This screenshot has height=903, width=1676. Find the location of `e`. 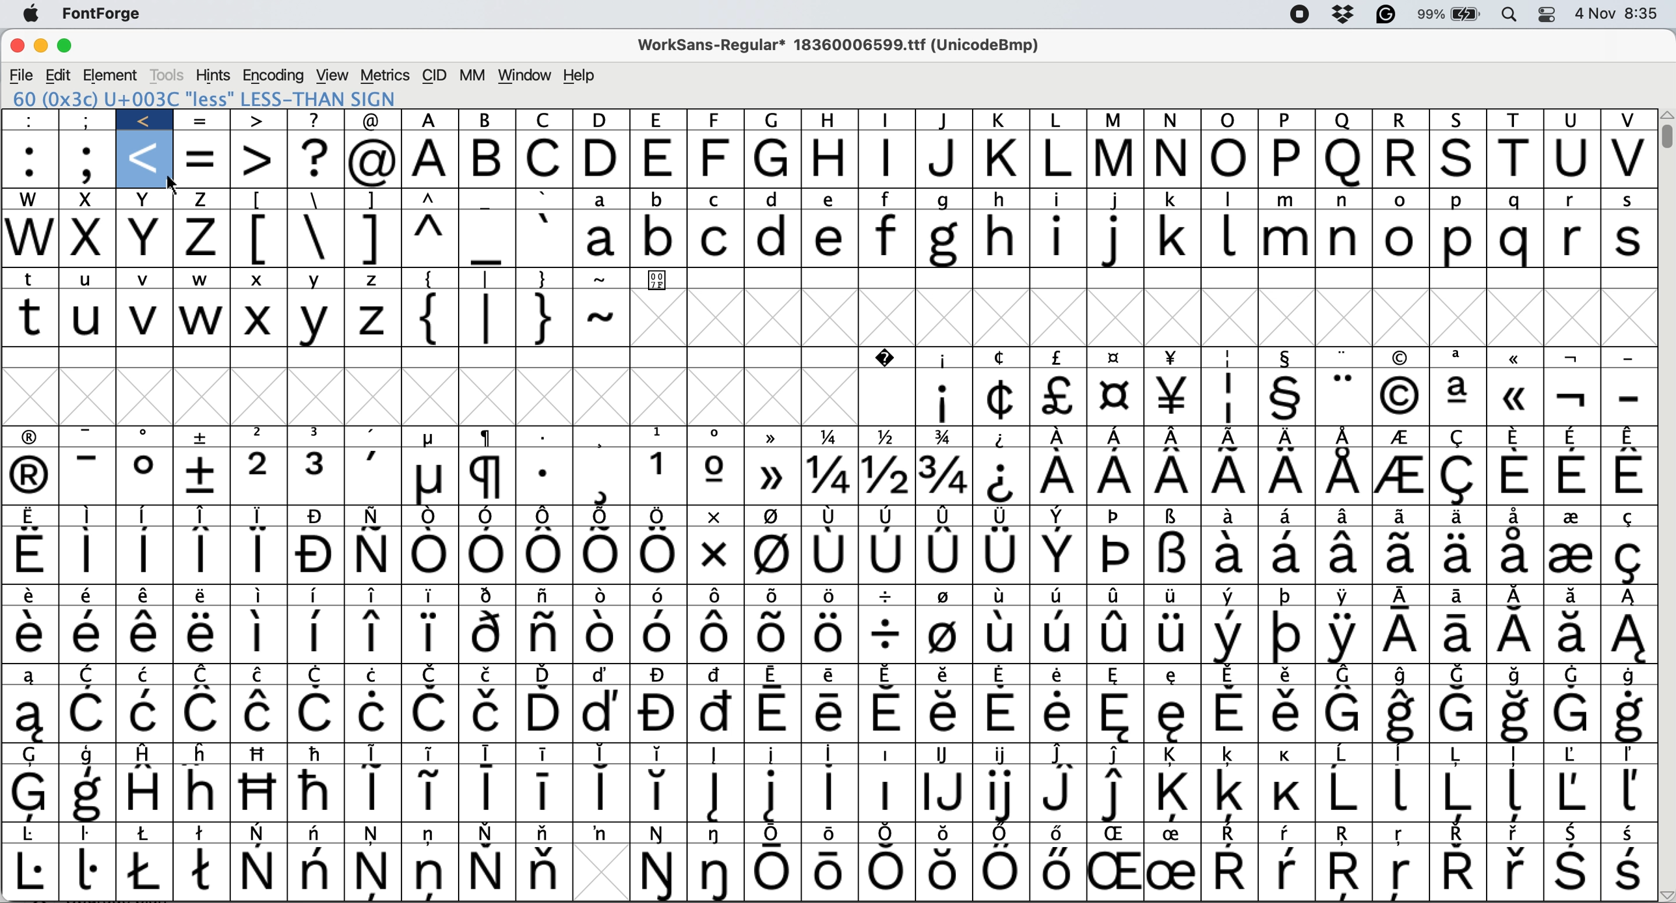

e is located at coordinates (826, 239).